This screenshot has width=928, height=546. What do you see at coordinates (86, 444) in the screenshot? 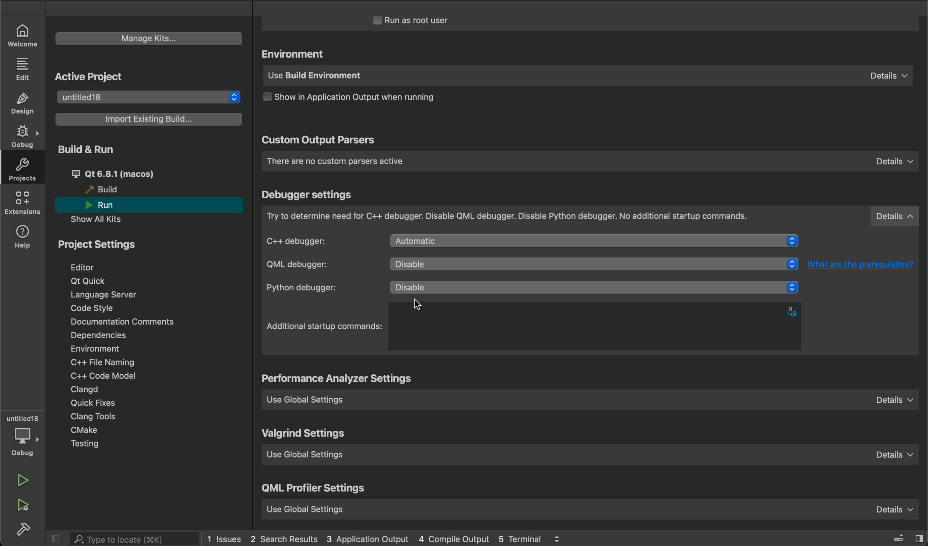
I see `testing` at bounding box center [86, 444].